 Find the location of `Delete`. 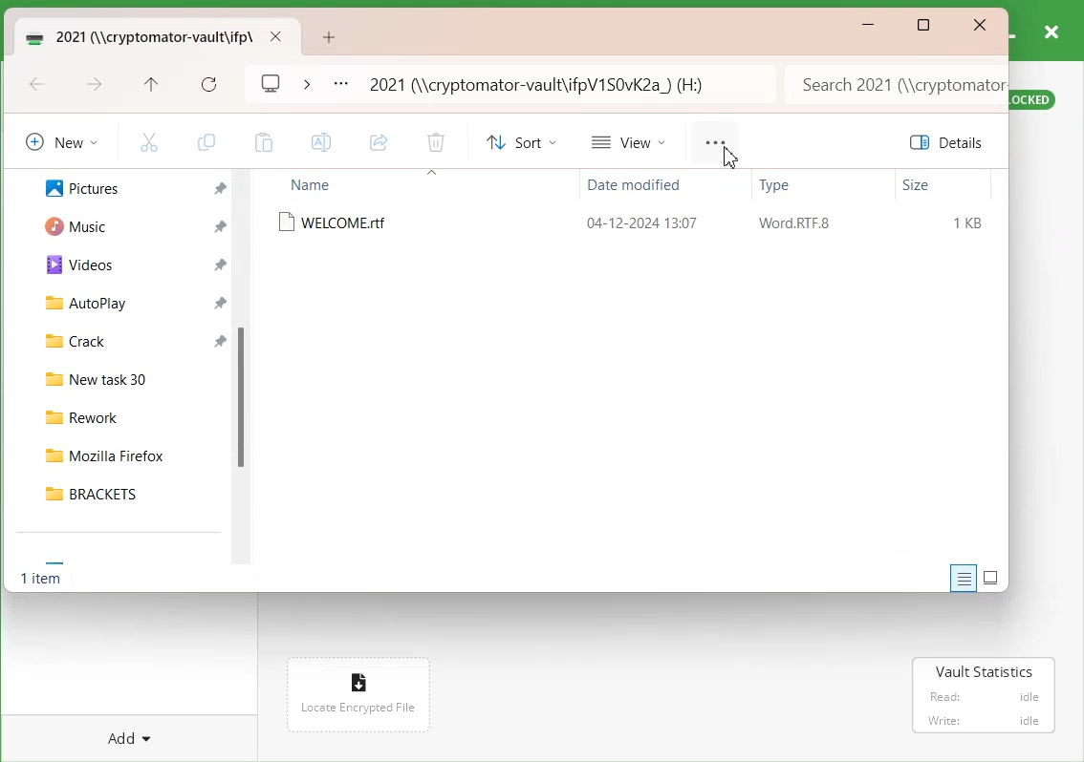

Delete is located at coordinates (435, 144).